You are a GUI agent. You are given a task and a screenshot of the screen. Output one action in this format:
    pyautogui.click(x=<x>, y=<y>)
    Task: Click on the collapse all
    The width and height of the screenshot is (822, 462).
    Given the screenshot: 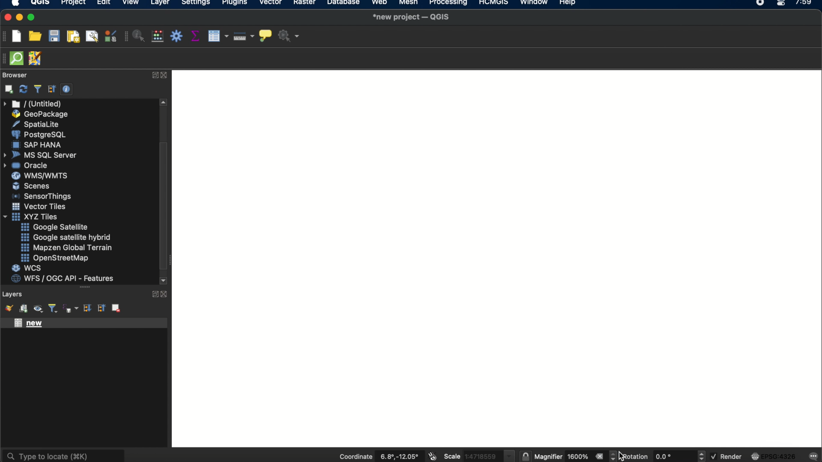 What is the action you would take?
    pyautogui.click(x=101, y=308)
    